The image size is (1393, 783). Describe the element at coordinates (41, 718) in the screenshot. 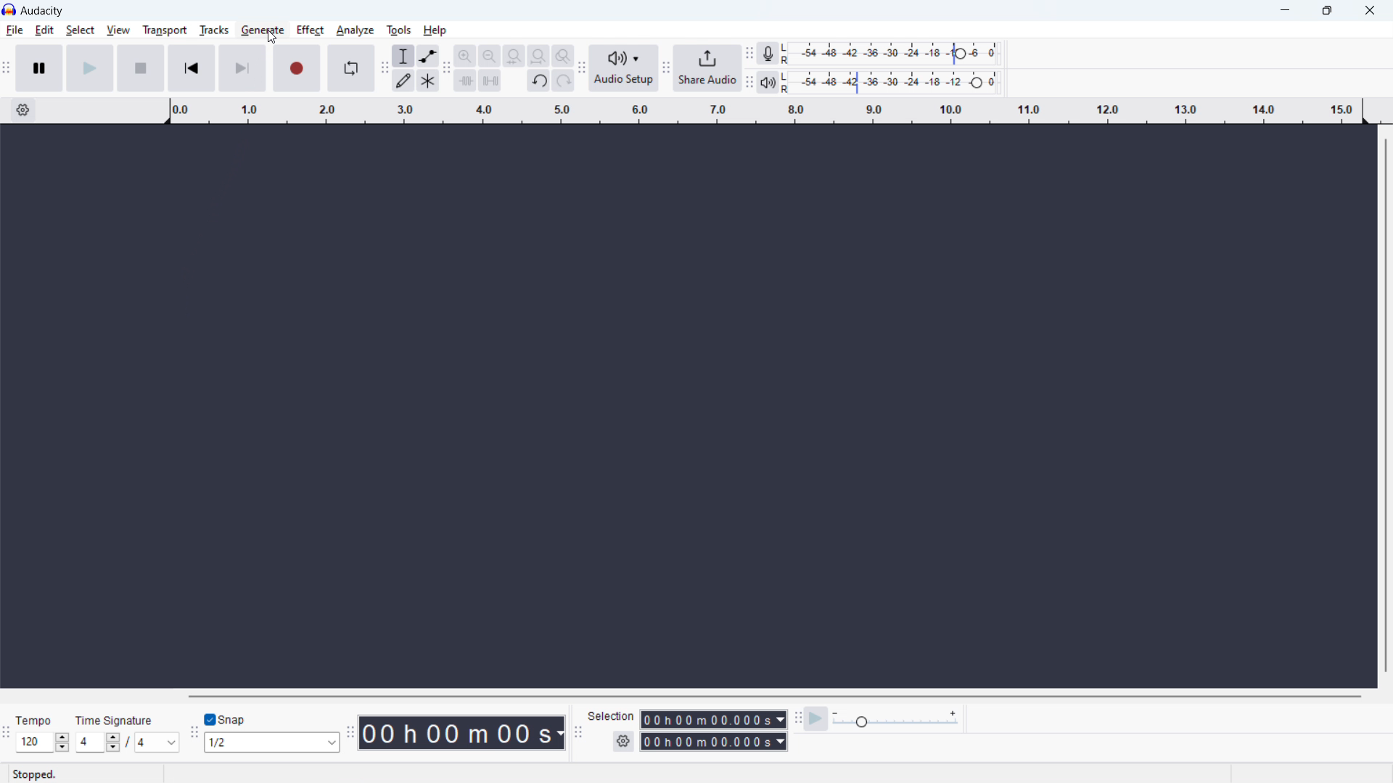

I see `tempo` at that location.